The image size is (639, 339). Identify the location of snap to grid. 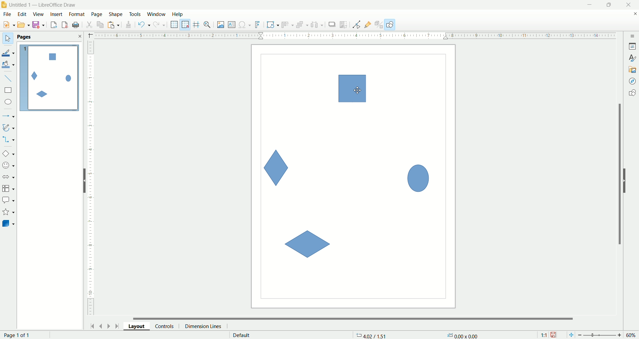
(187, 25).